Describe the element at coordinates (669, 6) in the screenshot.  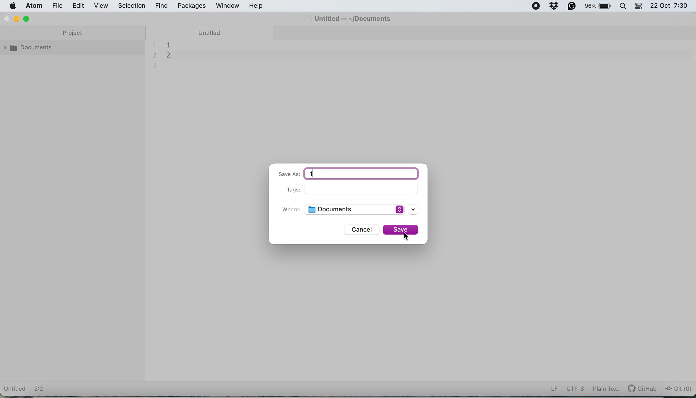
I see `22 Oct 7:30` at that location.